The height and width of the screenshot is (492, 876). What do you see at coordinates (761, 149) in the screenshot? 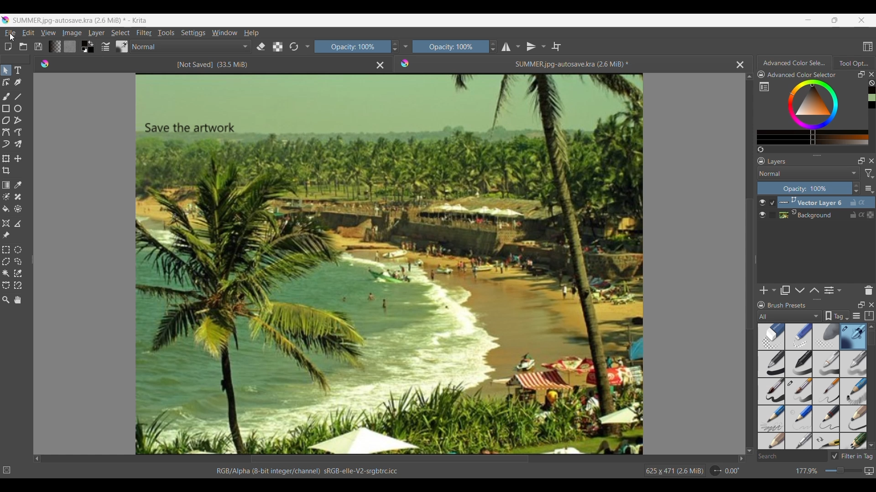
I see `Create a list of colors from the image` at bounding box center [761, 149].